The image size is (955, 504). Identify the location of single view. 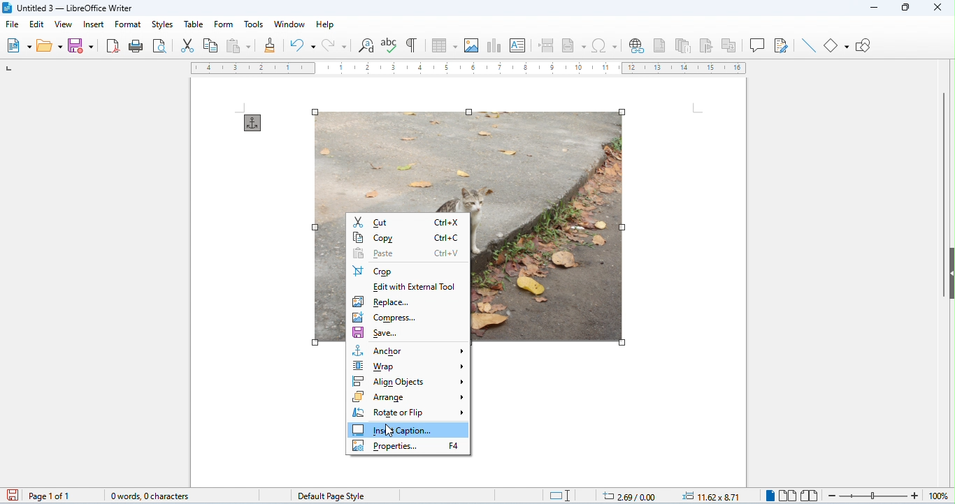
(768, 496).